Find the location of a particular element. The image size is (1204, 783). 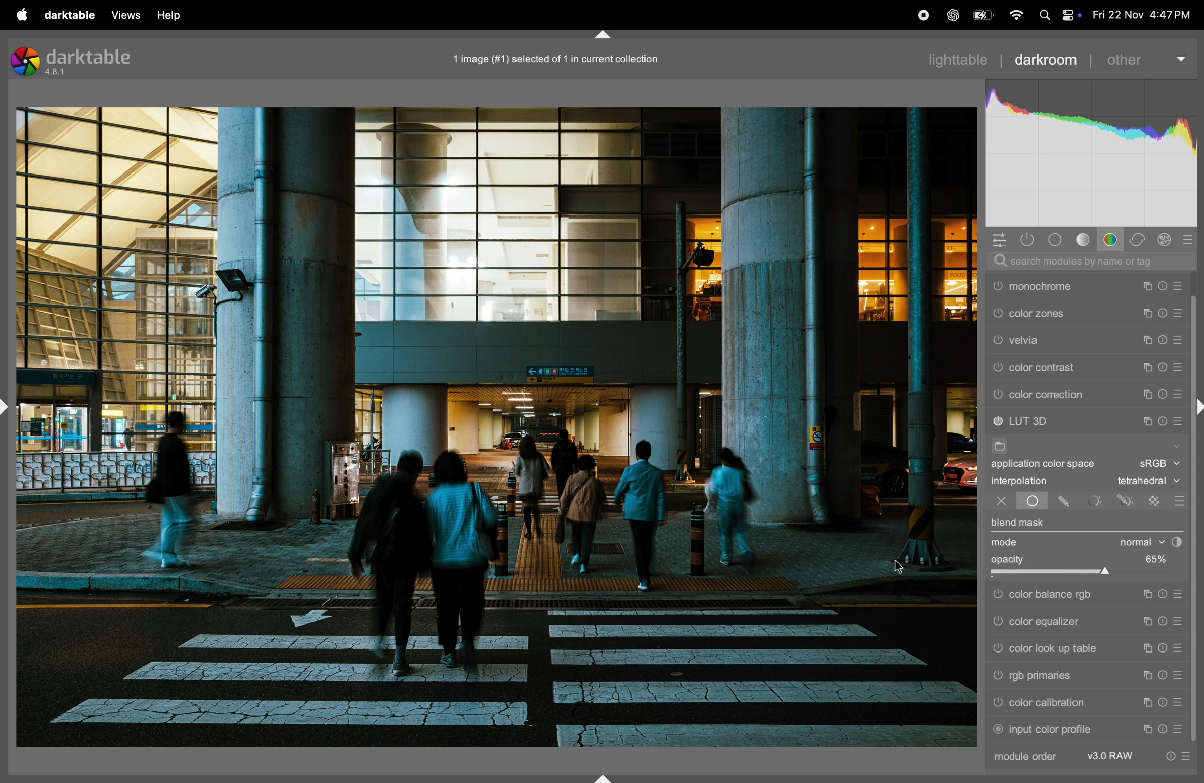

color calibration switched off is located at coordinates (1000, 704).